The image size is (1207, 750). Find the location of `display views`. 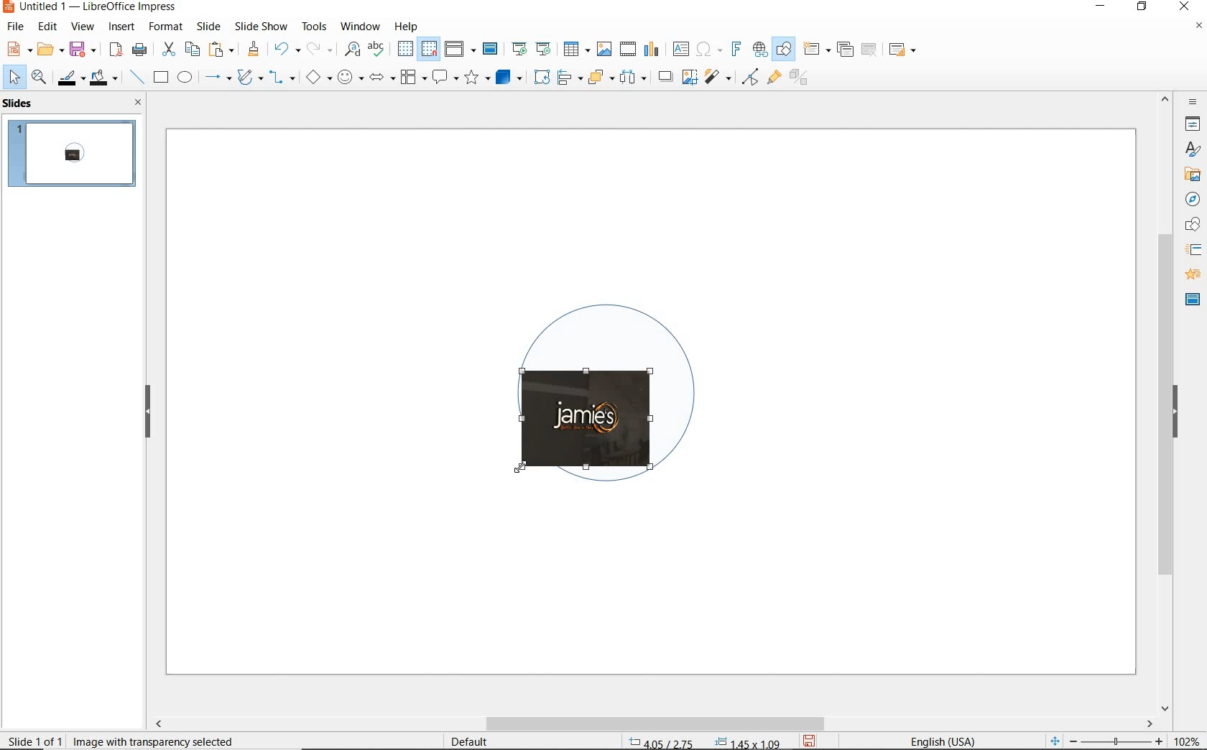

display views is located at coordinates (461, 50).